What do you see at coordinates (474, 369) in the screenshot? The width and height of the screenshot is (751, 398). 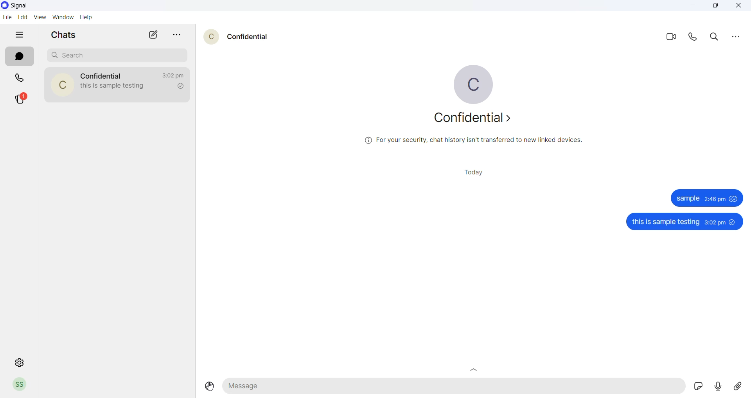 I see `Scroll up` at bounding box center [474, 369].